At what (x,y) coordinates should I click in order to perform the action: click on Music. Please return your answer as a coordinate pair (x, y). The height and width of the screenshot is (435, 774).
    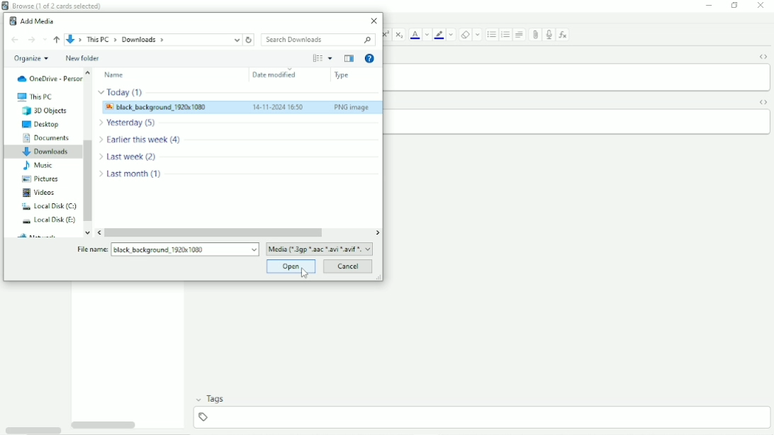
    Looking at the image, I should click on (40, 166).